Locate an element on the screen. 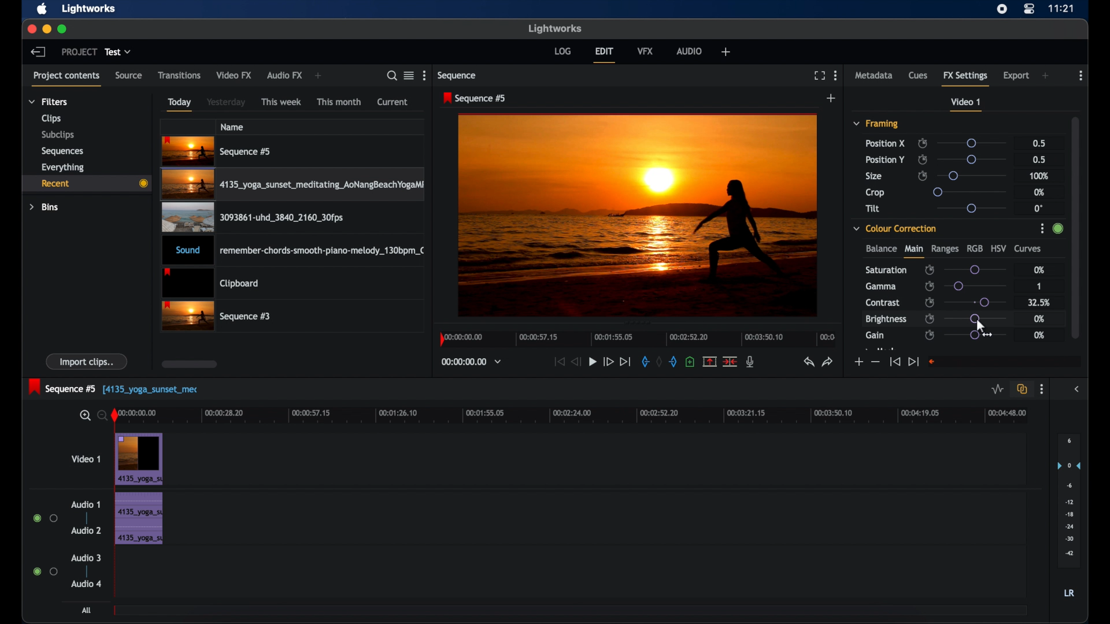 This screenshot has height=624, width=1110. framing is located at coordinates (875, 123).